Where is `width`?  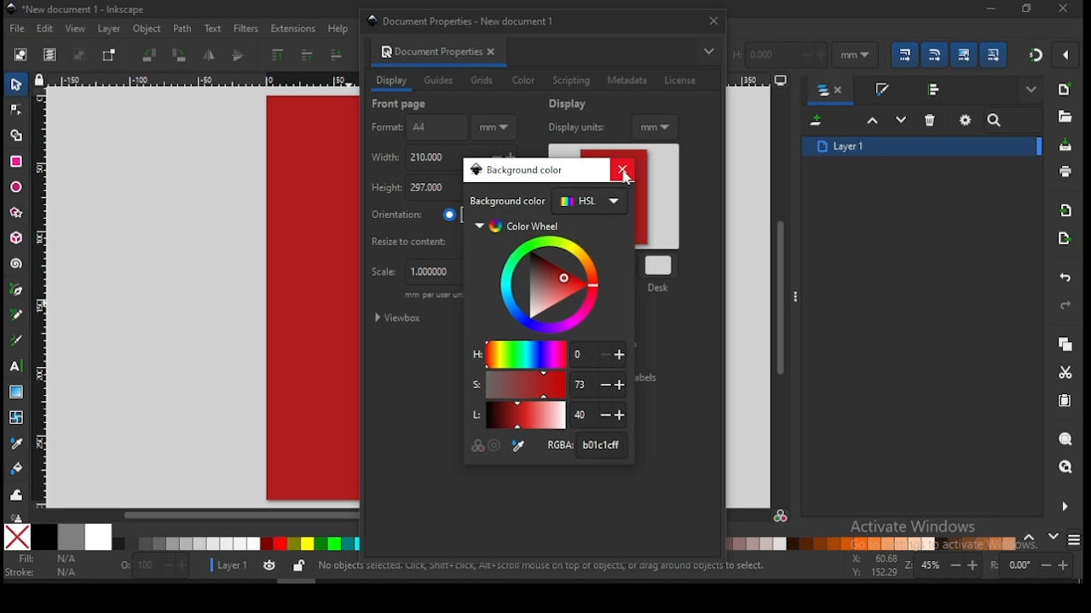 width is located at coordinates (414, 158).